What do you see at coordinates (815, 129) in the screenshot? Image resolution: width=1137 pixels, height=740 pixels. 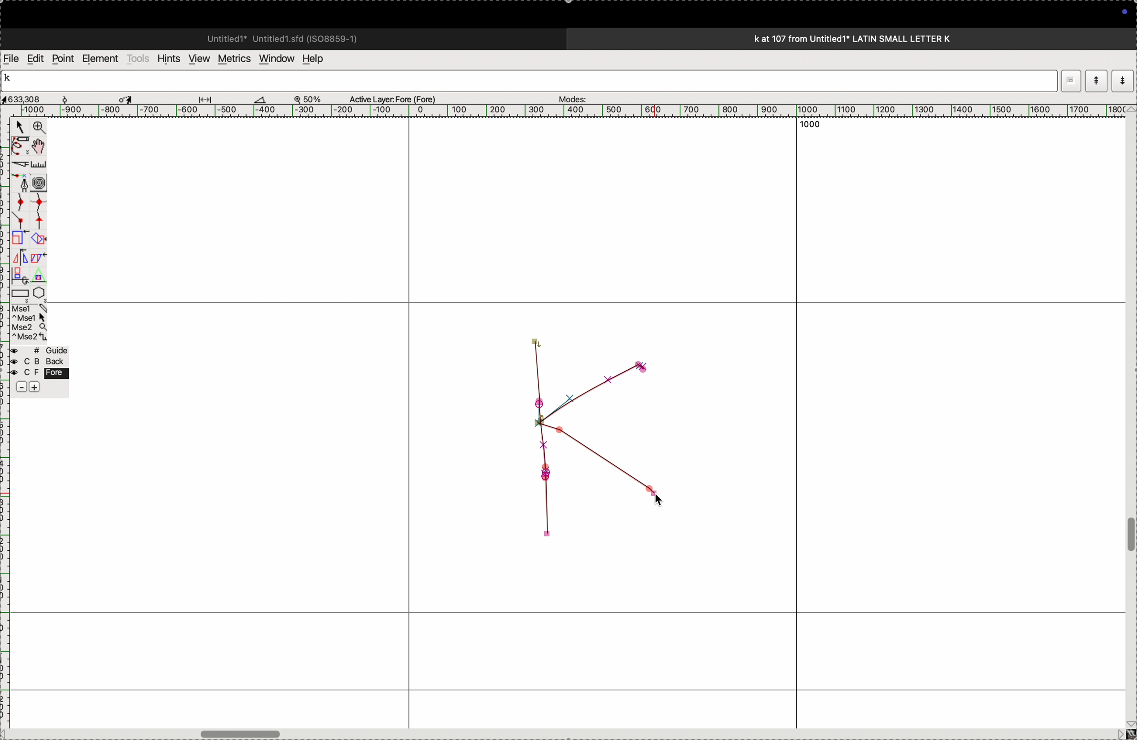 I see `1000` at bounding box center [815, 129].